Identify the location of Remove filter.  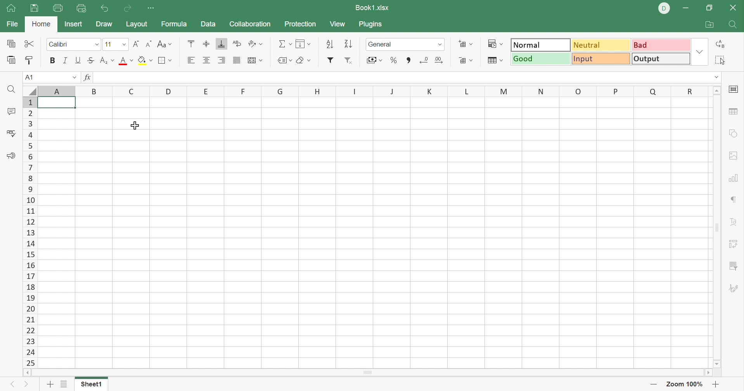
(350, 60).